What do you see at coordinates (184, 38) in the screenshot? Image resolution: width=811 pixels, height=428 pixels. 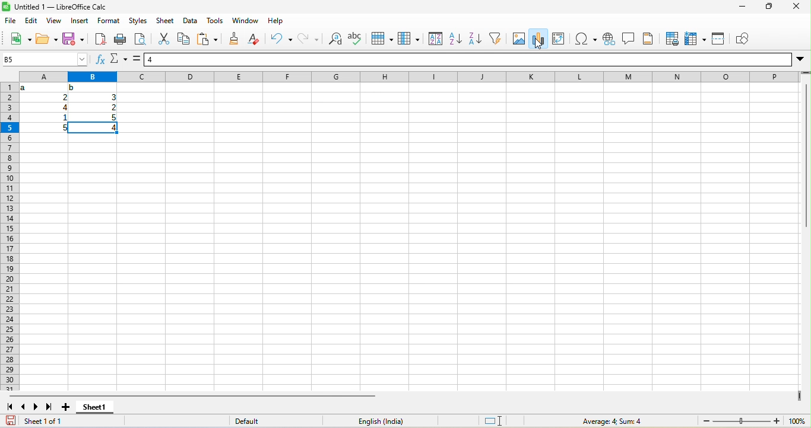 I see `copy` at bounding box center [184, 38].